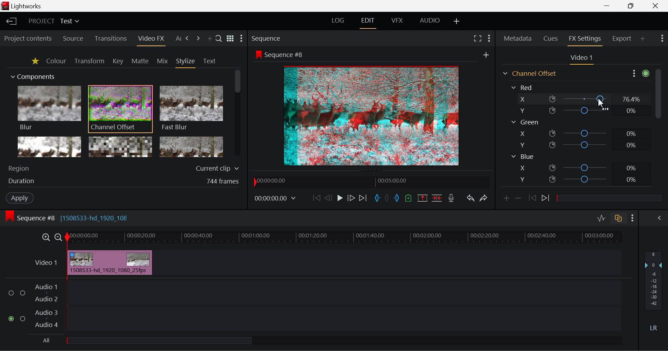 The height and width of the screenshot is (351, 668). What do you see at coordinates (581, 59) in the screenshot?
I see `Video Settings` at bounding box center [581, 59].